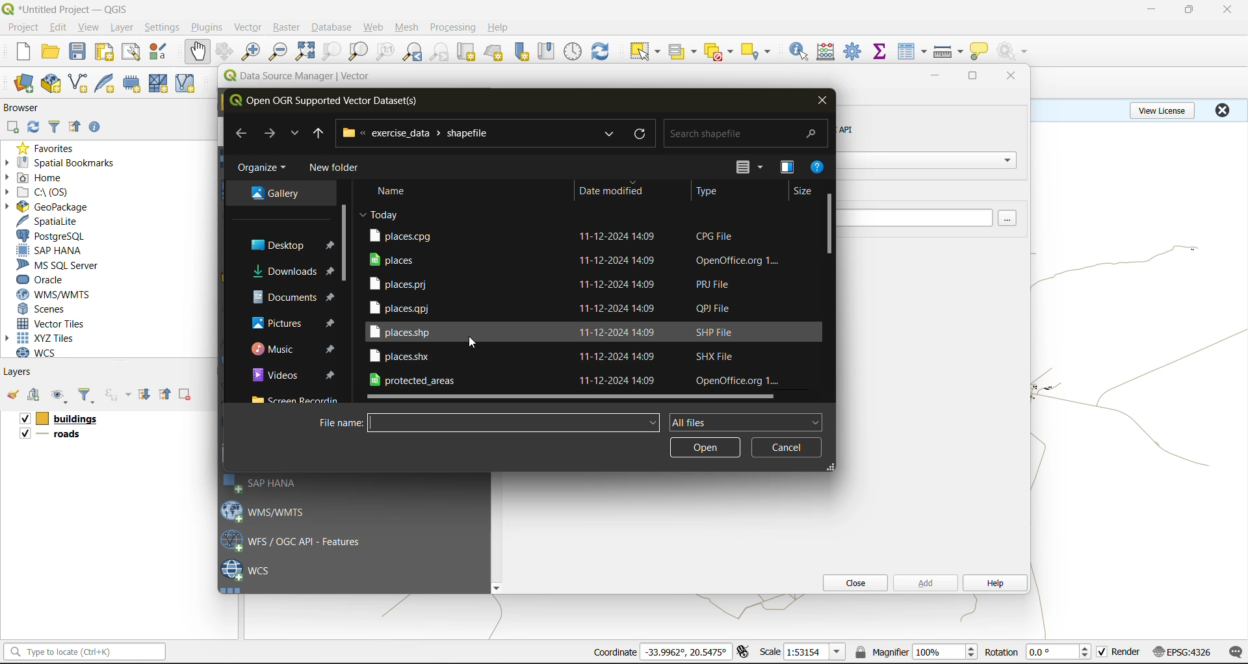  Describe the element at coordinates (27, 110) in the screenshot. I see `browser` at that location.